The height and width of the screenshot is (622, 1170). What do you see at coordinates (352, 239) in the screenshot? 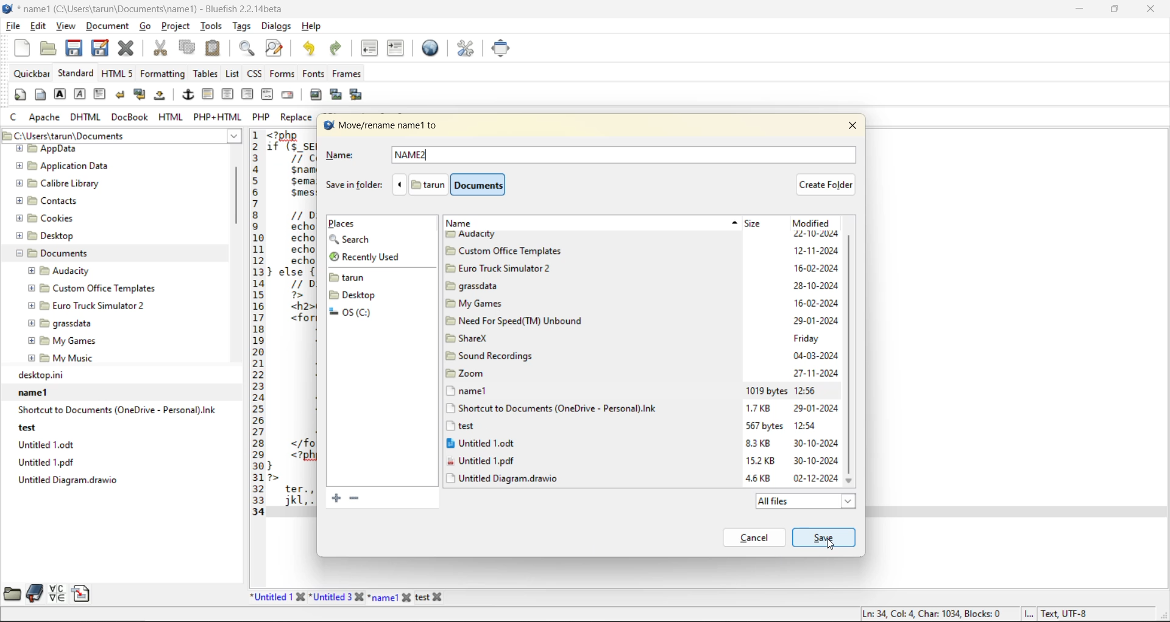
I see `search` at bounding box center [352, 239].